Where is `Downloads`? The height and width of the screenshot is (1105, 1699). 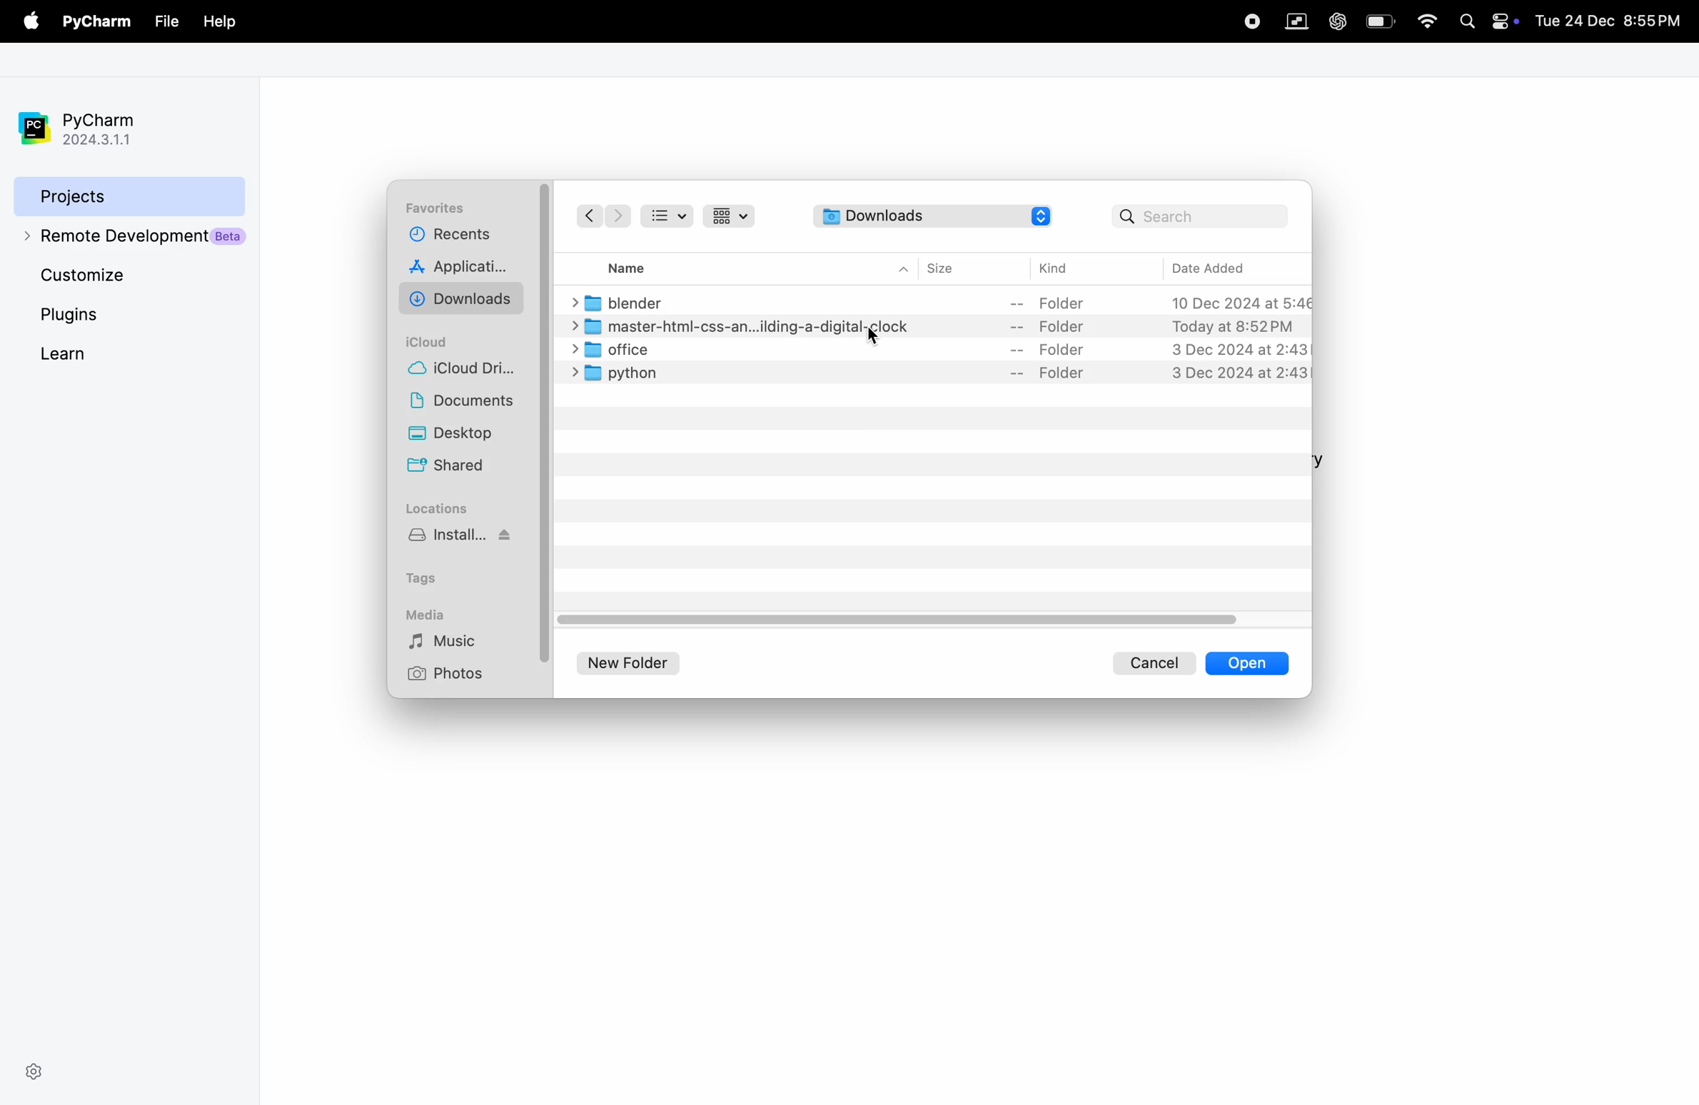 Downloads is located at coordinates (914, 216).